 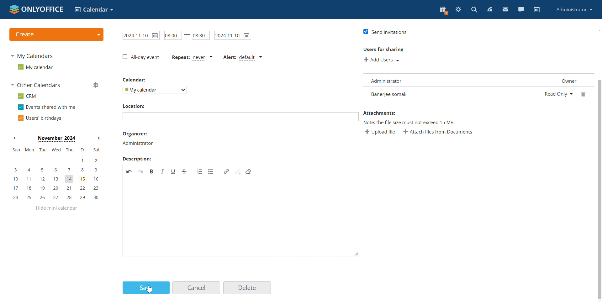 I want to click on remove format, so click(x=250, y=173).